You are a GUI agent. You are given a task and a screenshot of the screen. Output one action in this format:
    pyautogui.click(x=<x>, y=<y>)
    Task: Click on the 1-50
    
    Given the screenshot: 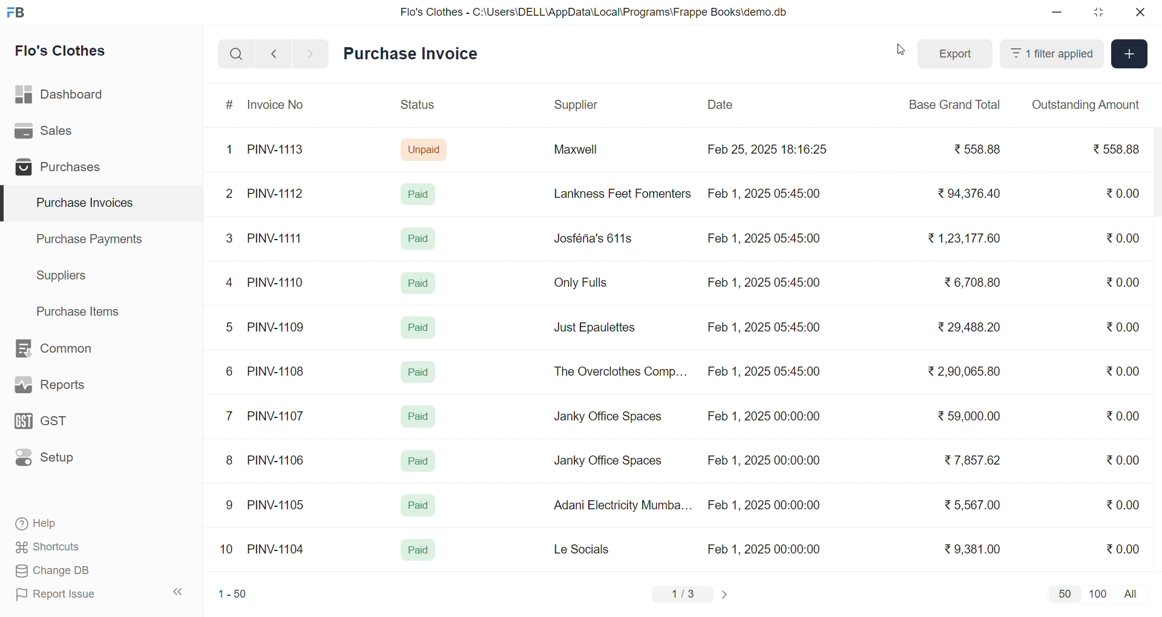 What is the action you would take?
    pyautogui.click(x=232, y=595)
    